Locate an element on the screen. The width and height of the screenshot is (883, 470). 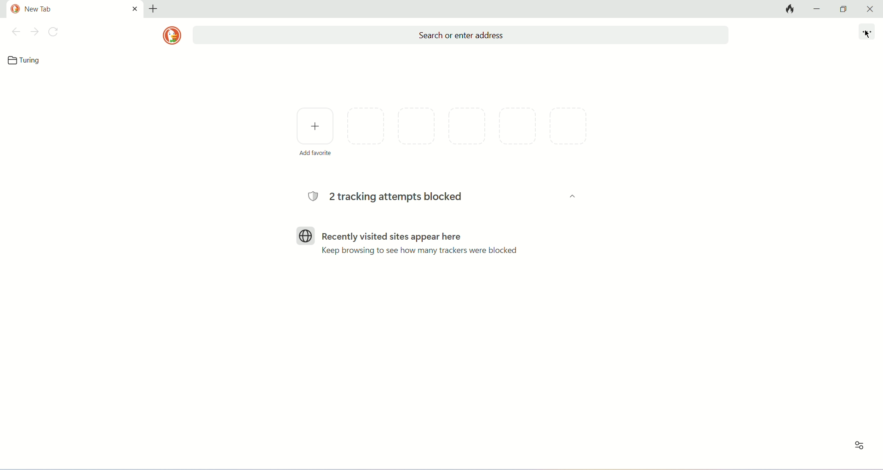
new tab is located at coordinates (154, 8).